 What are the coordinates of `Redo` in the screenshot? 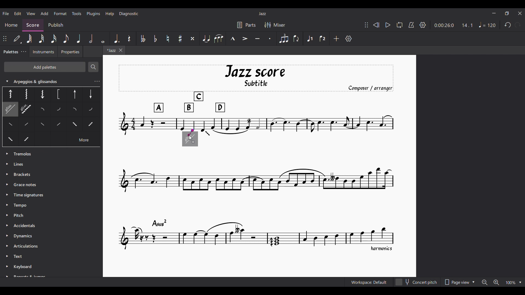 It's located at (518, 25).